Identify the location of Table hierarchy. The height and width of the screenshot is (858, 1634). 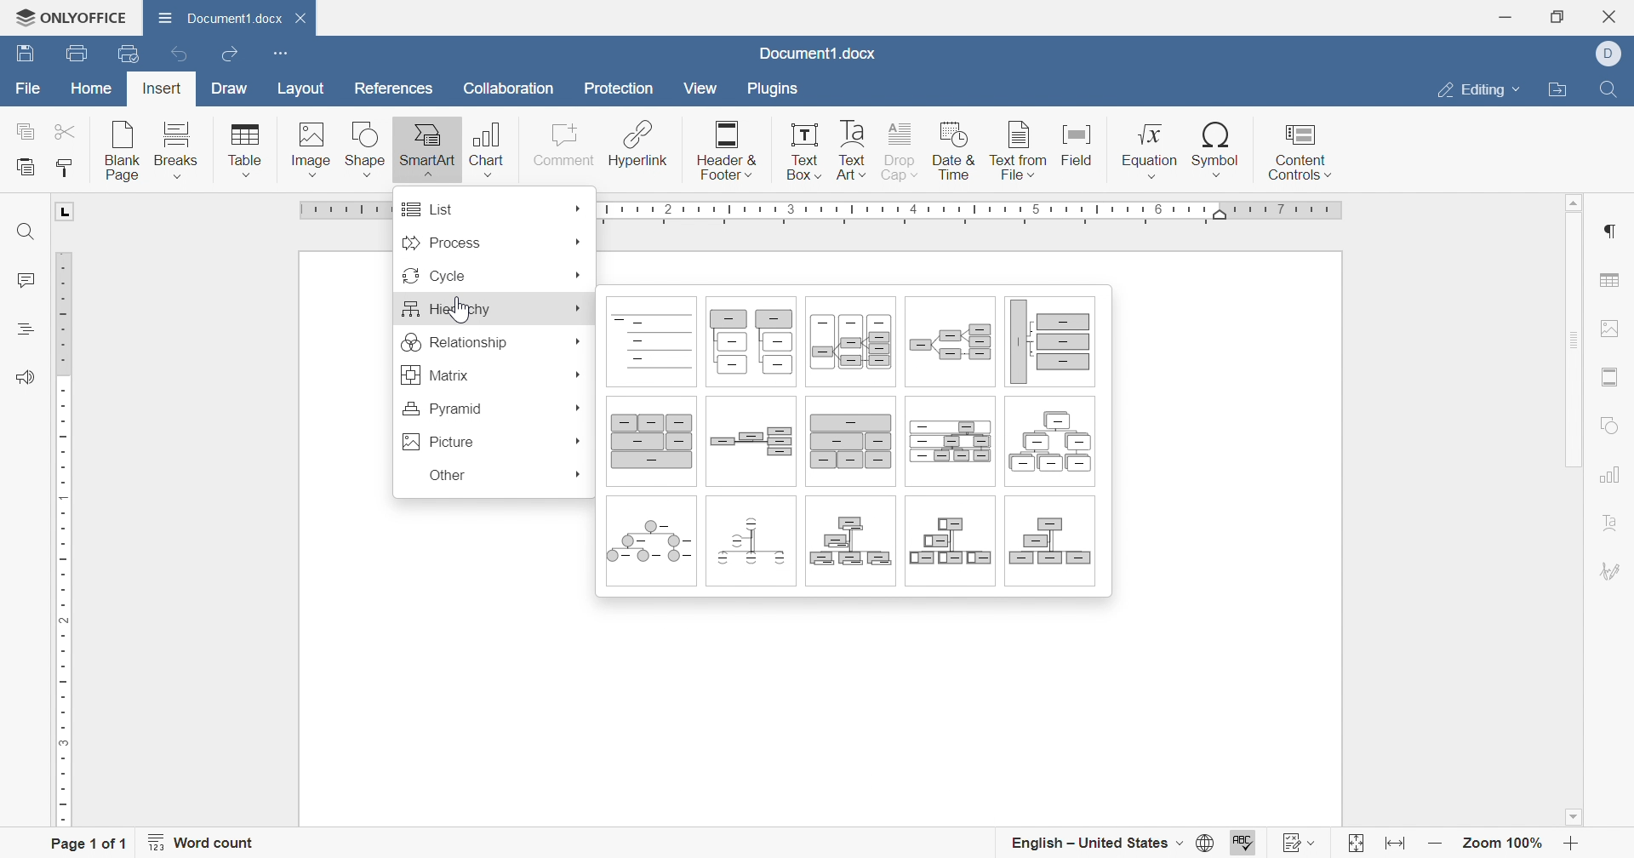
(849, 444).